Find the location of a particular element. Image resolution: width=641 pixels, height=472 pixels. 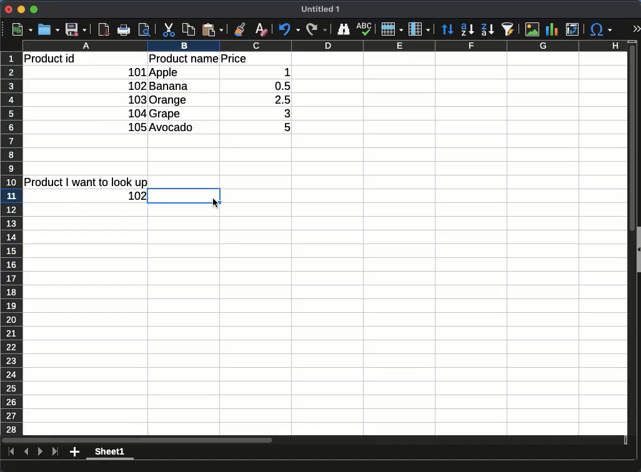

special character is located at coordinates (600, 29).